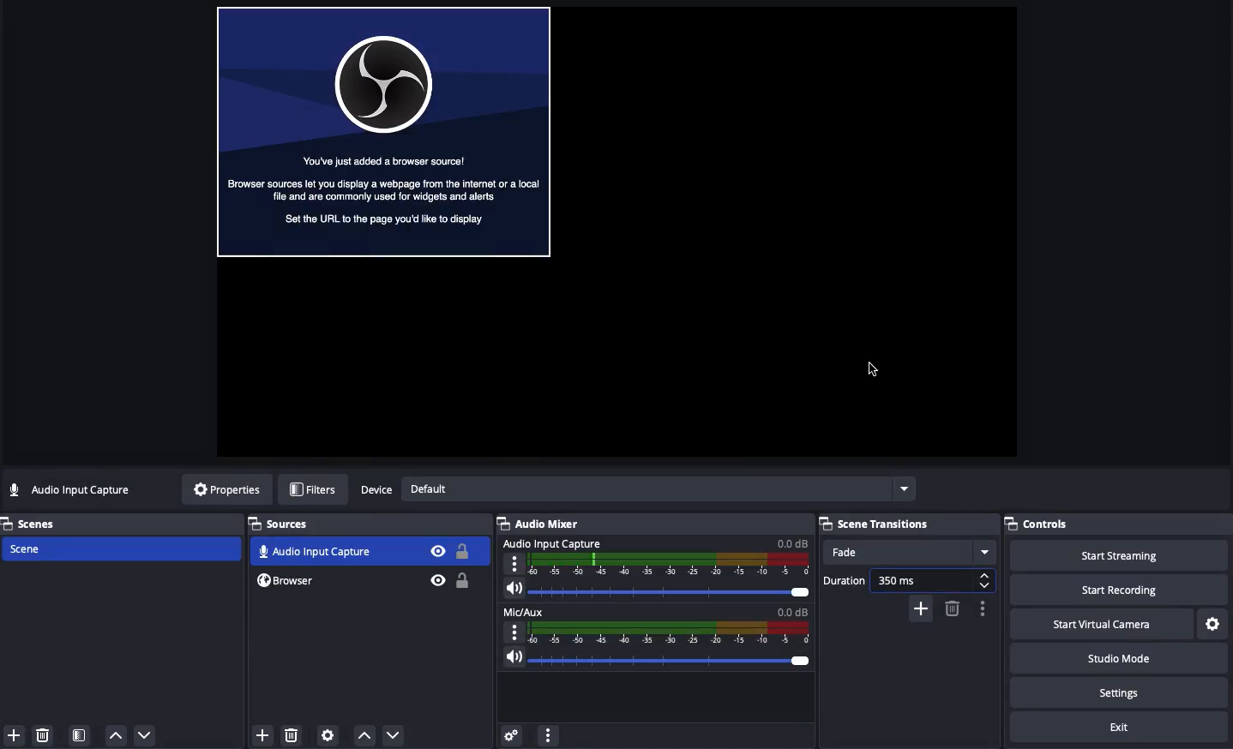 The width and height of the screenshot is (1233, 749). I want to click on Move up, so click(364, 735).